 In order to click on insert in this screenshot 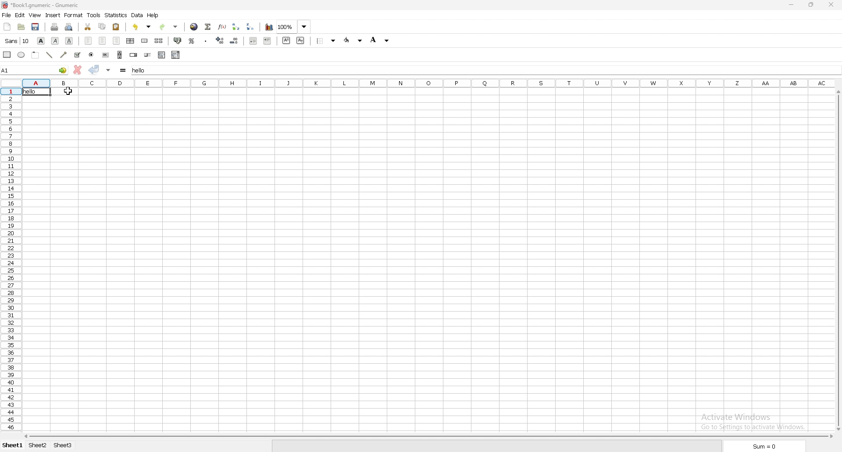, I will do `click(53, 15)`.